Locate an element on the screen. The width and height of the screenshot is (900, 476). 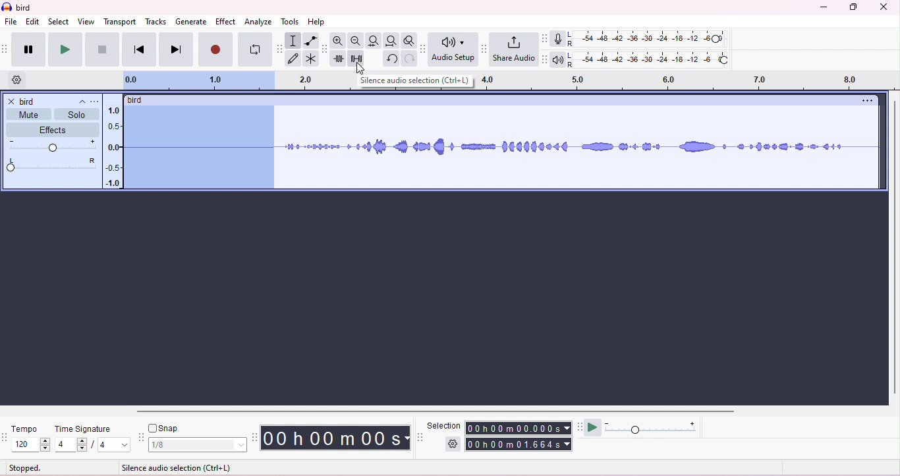
tempo is located at coordinates (29, 428).